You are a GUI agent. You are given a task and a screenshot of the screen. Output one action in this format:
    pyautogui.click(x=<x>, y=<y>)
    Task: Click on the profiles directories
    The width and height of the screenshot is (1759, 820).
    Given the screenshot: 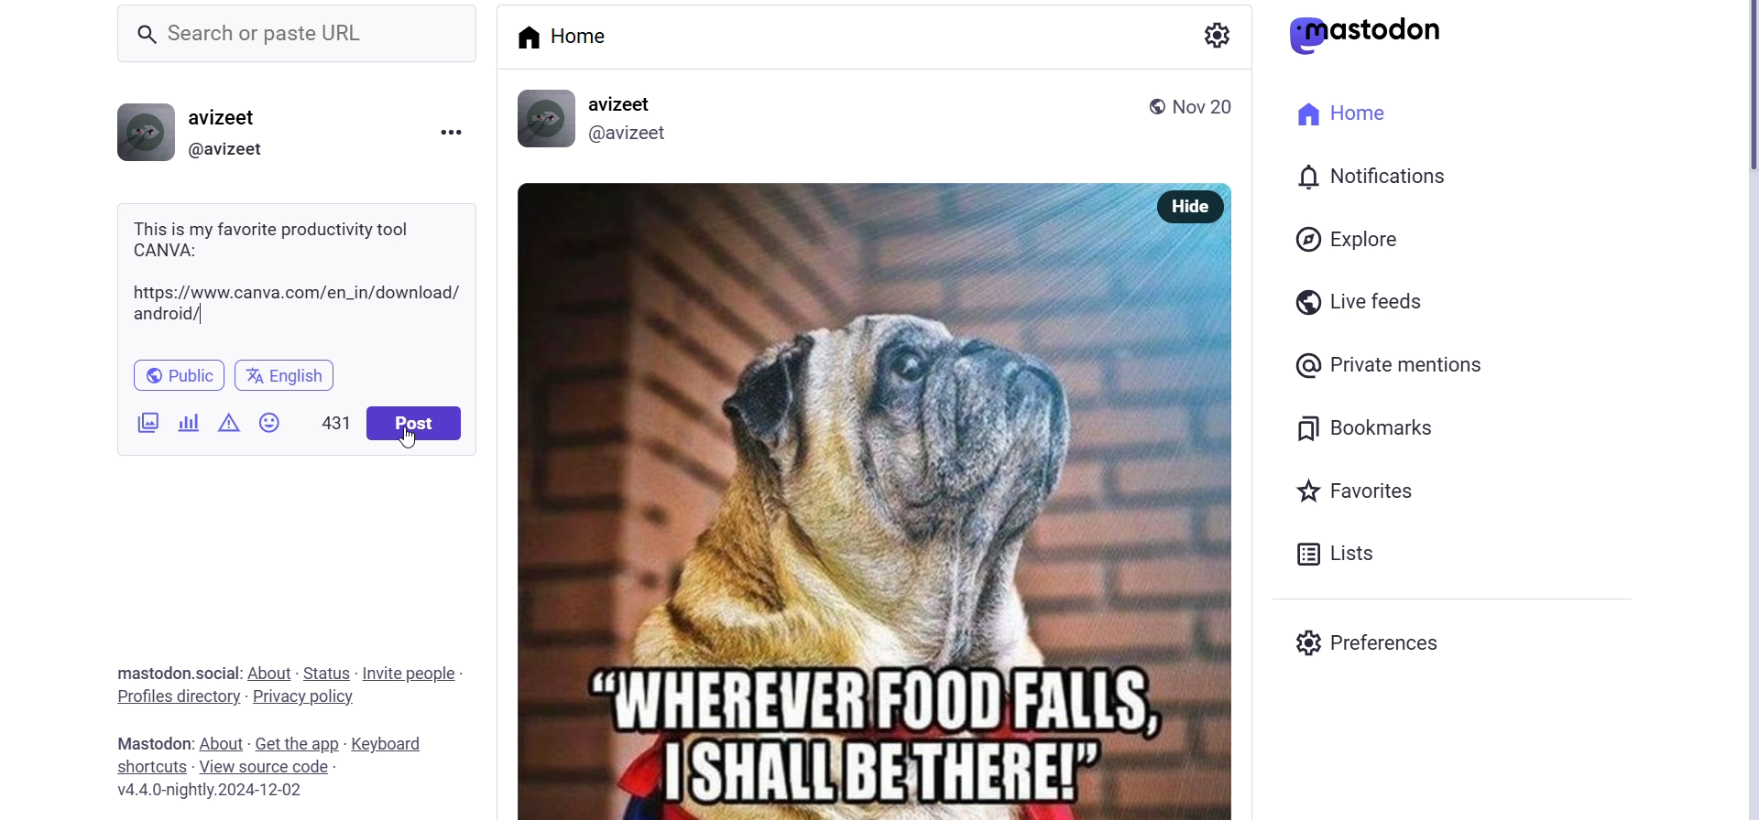 What is the action you would take?
    pyautogui.click(x=178, y=698)
    